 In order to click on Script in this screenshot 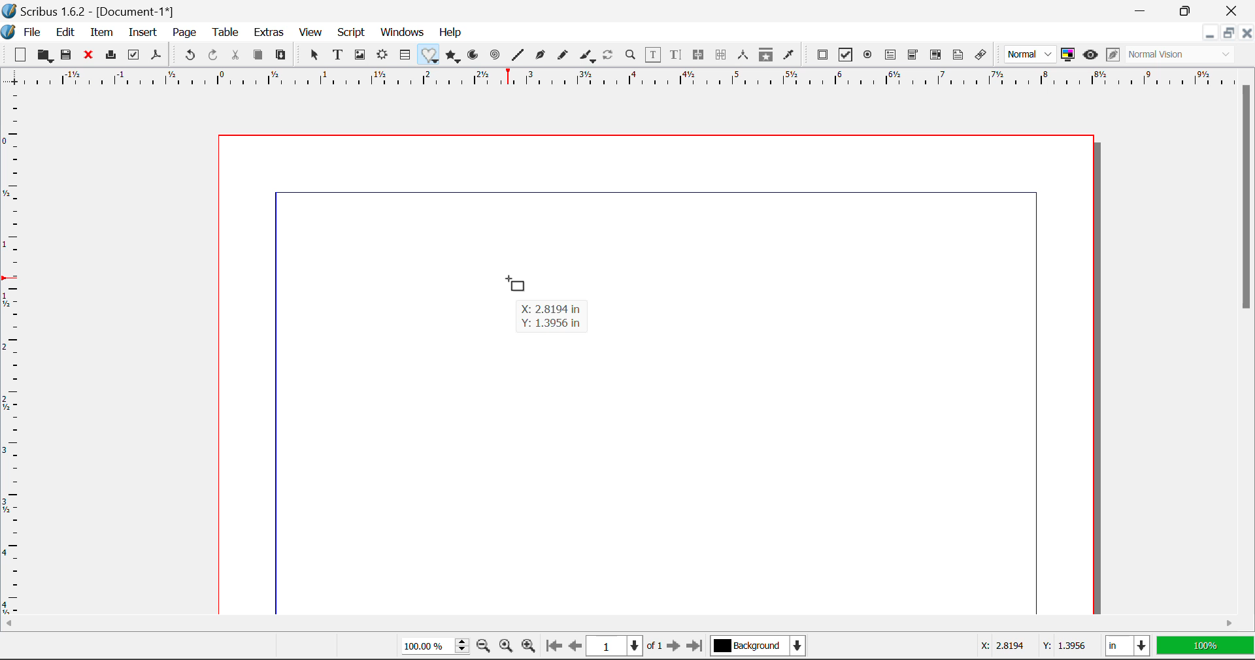, I will do `click(350, 34)`.